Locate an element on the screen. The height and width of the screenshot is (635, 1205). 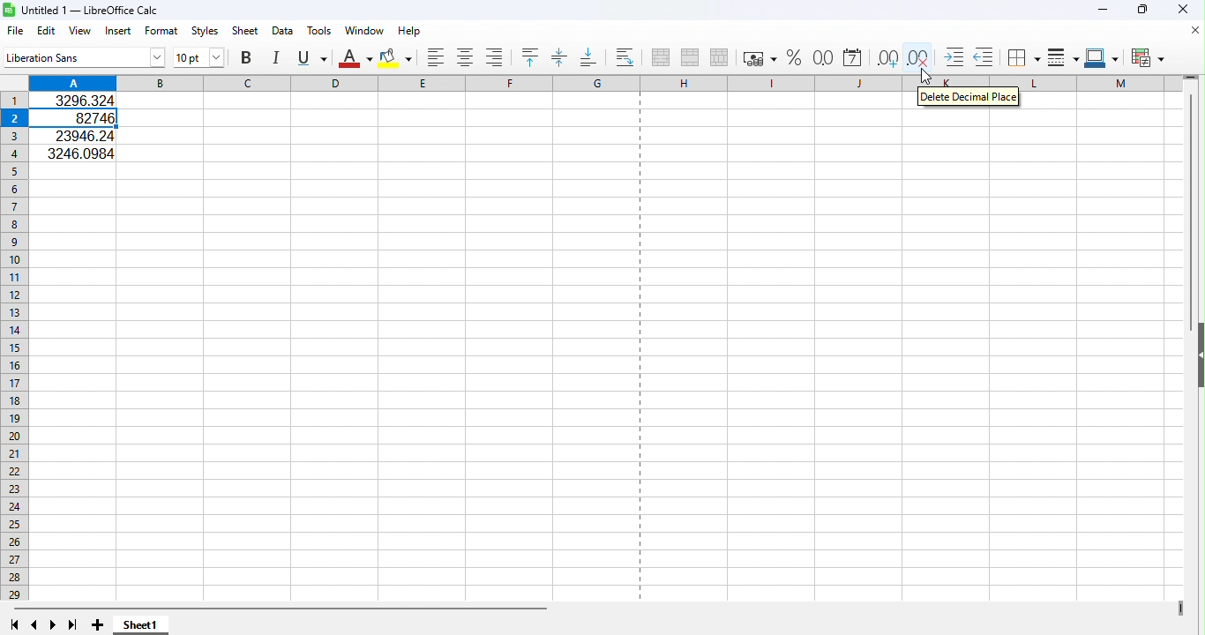
Close is located at coordinates (1186, 11).